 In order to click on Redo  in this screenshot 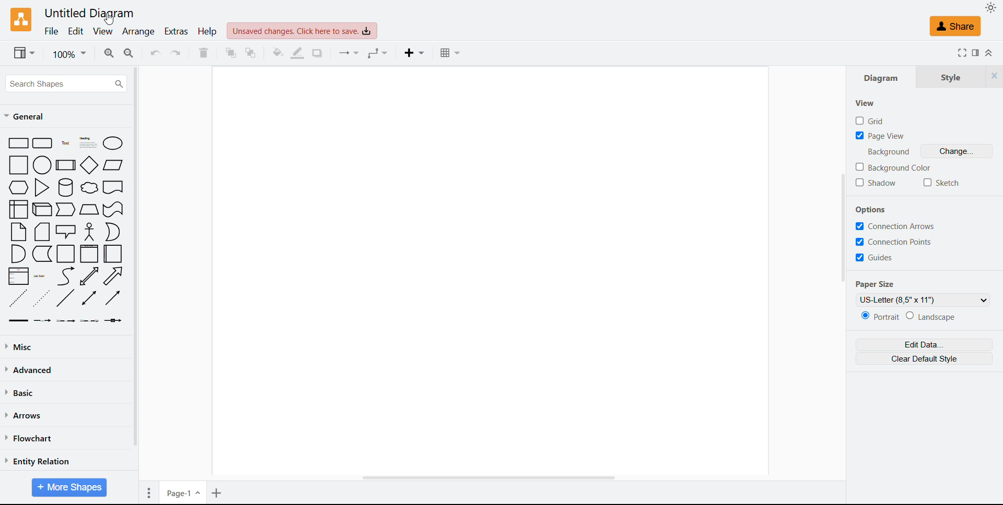, I will do `click(176, 54)`.